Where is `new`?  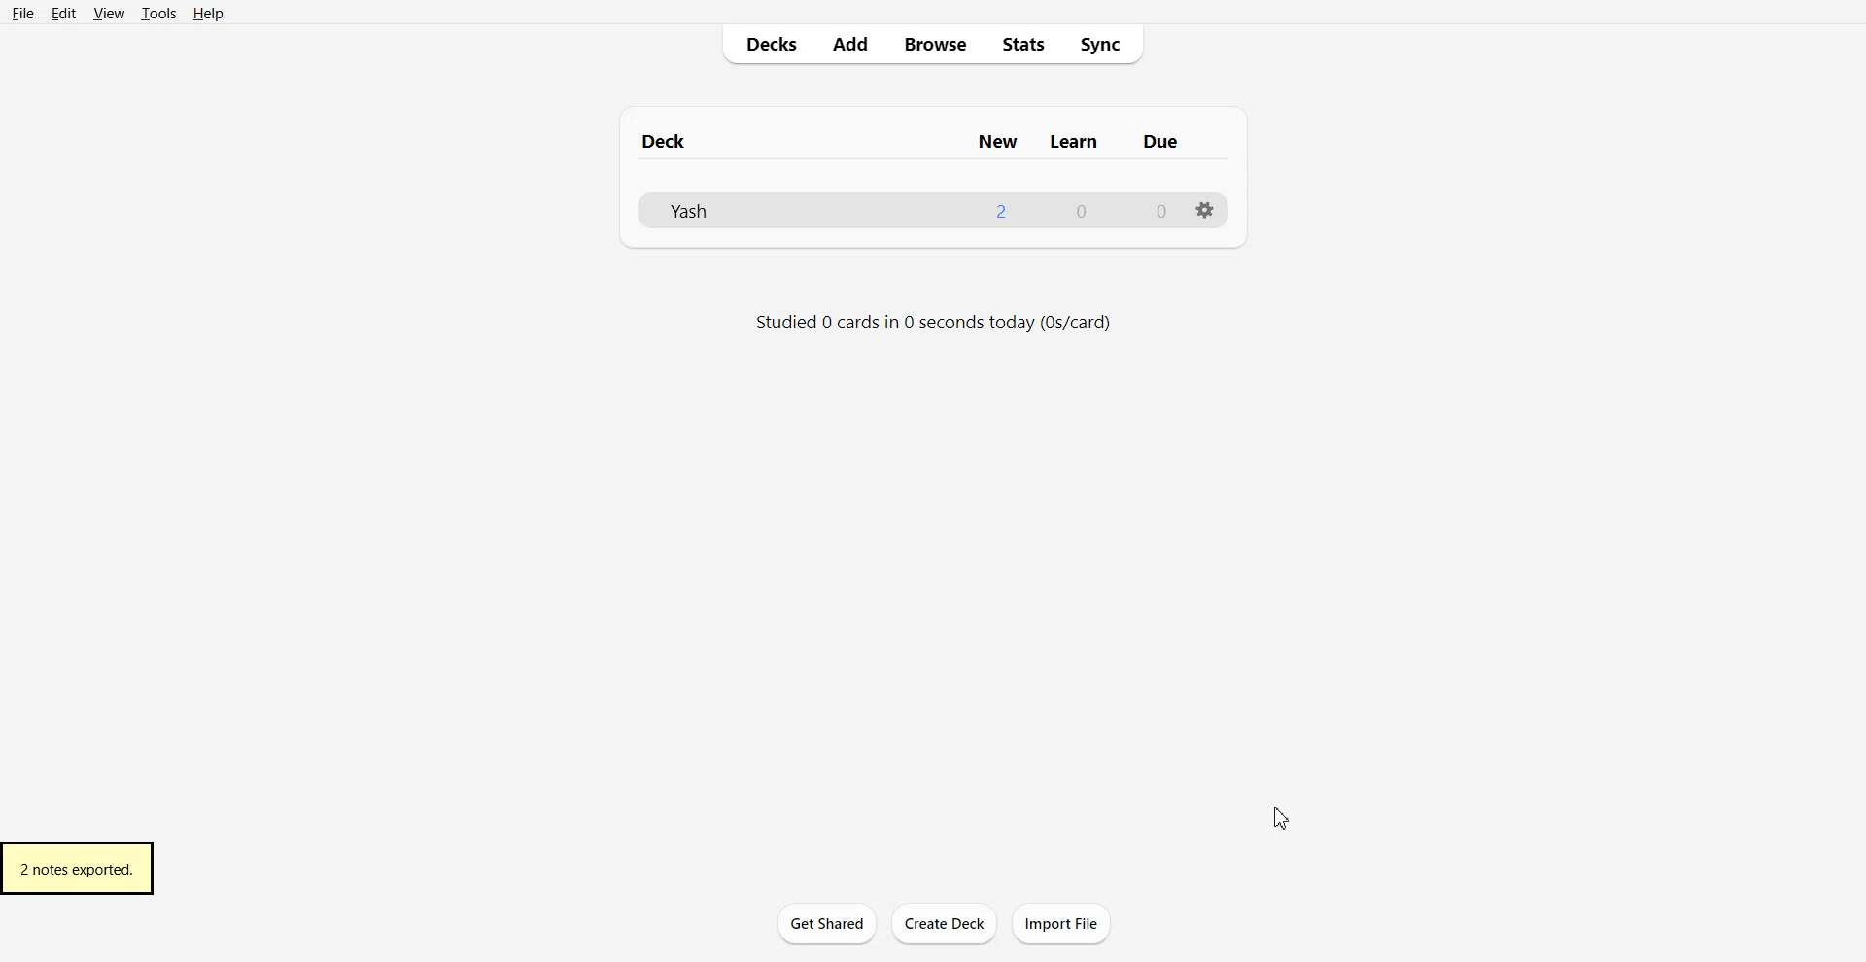
new is located at coordinates (997, 142).